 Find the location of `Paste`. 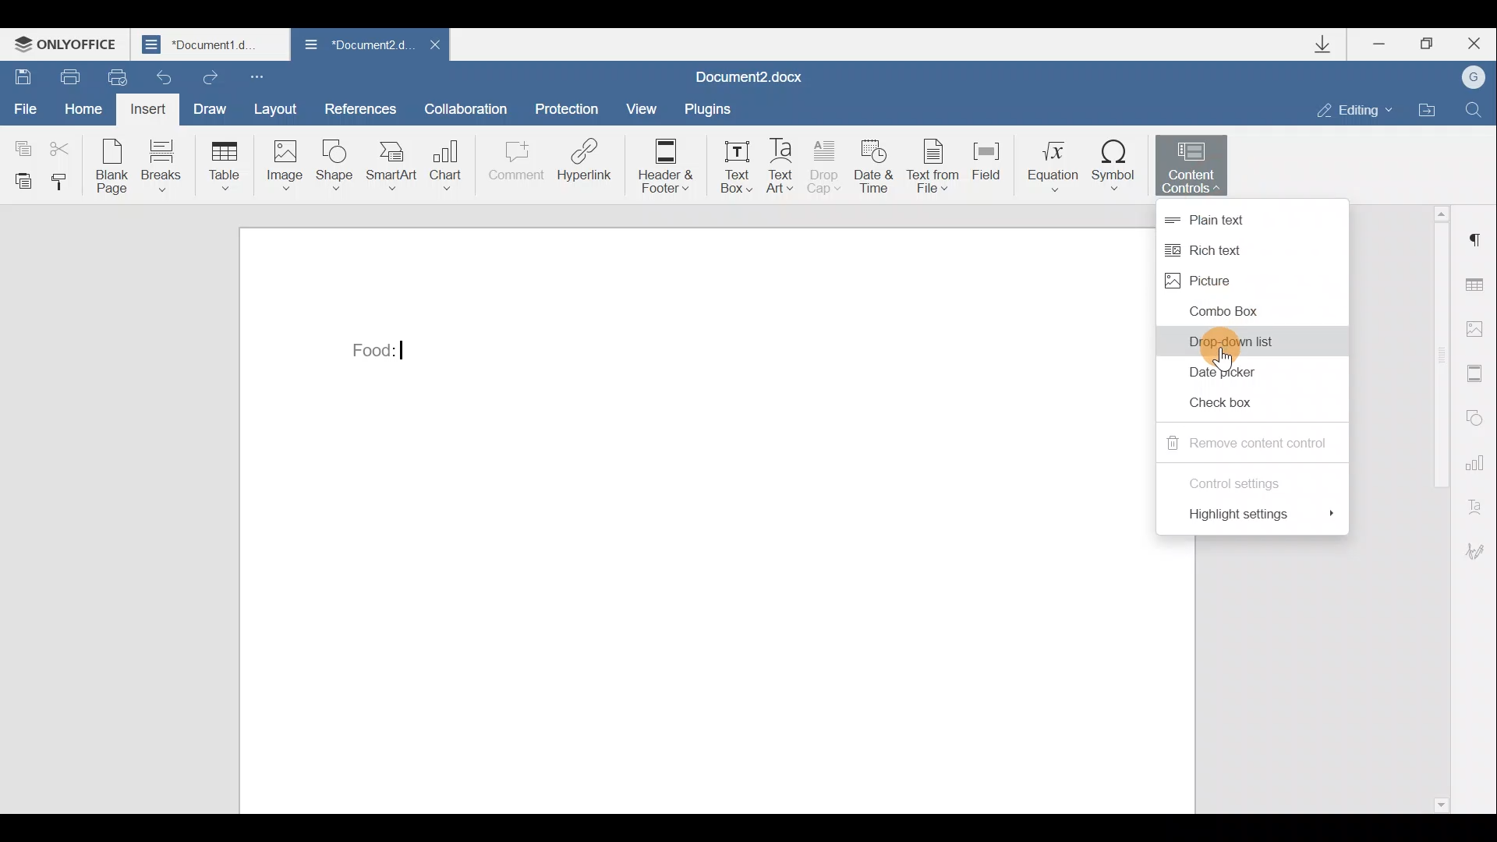

Paste is located at coordinates (17, 180).